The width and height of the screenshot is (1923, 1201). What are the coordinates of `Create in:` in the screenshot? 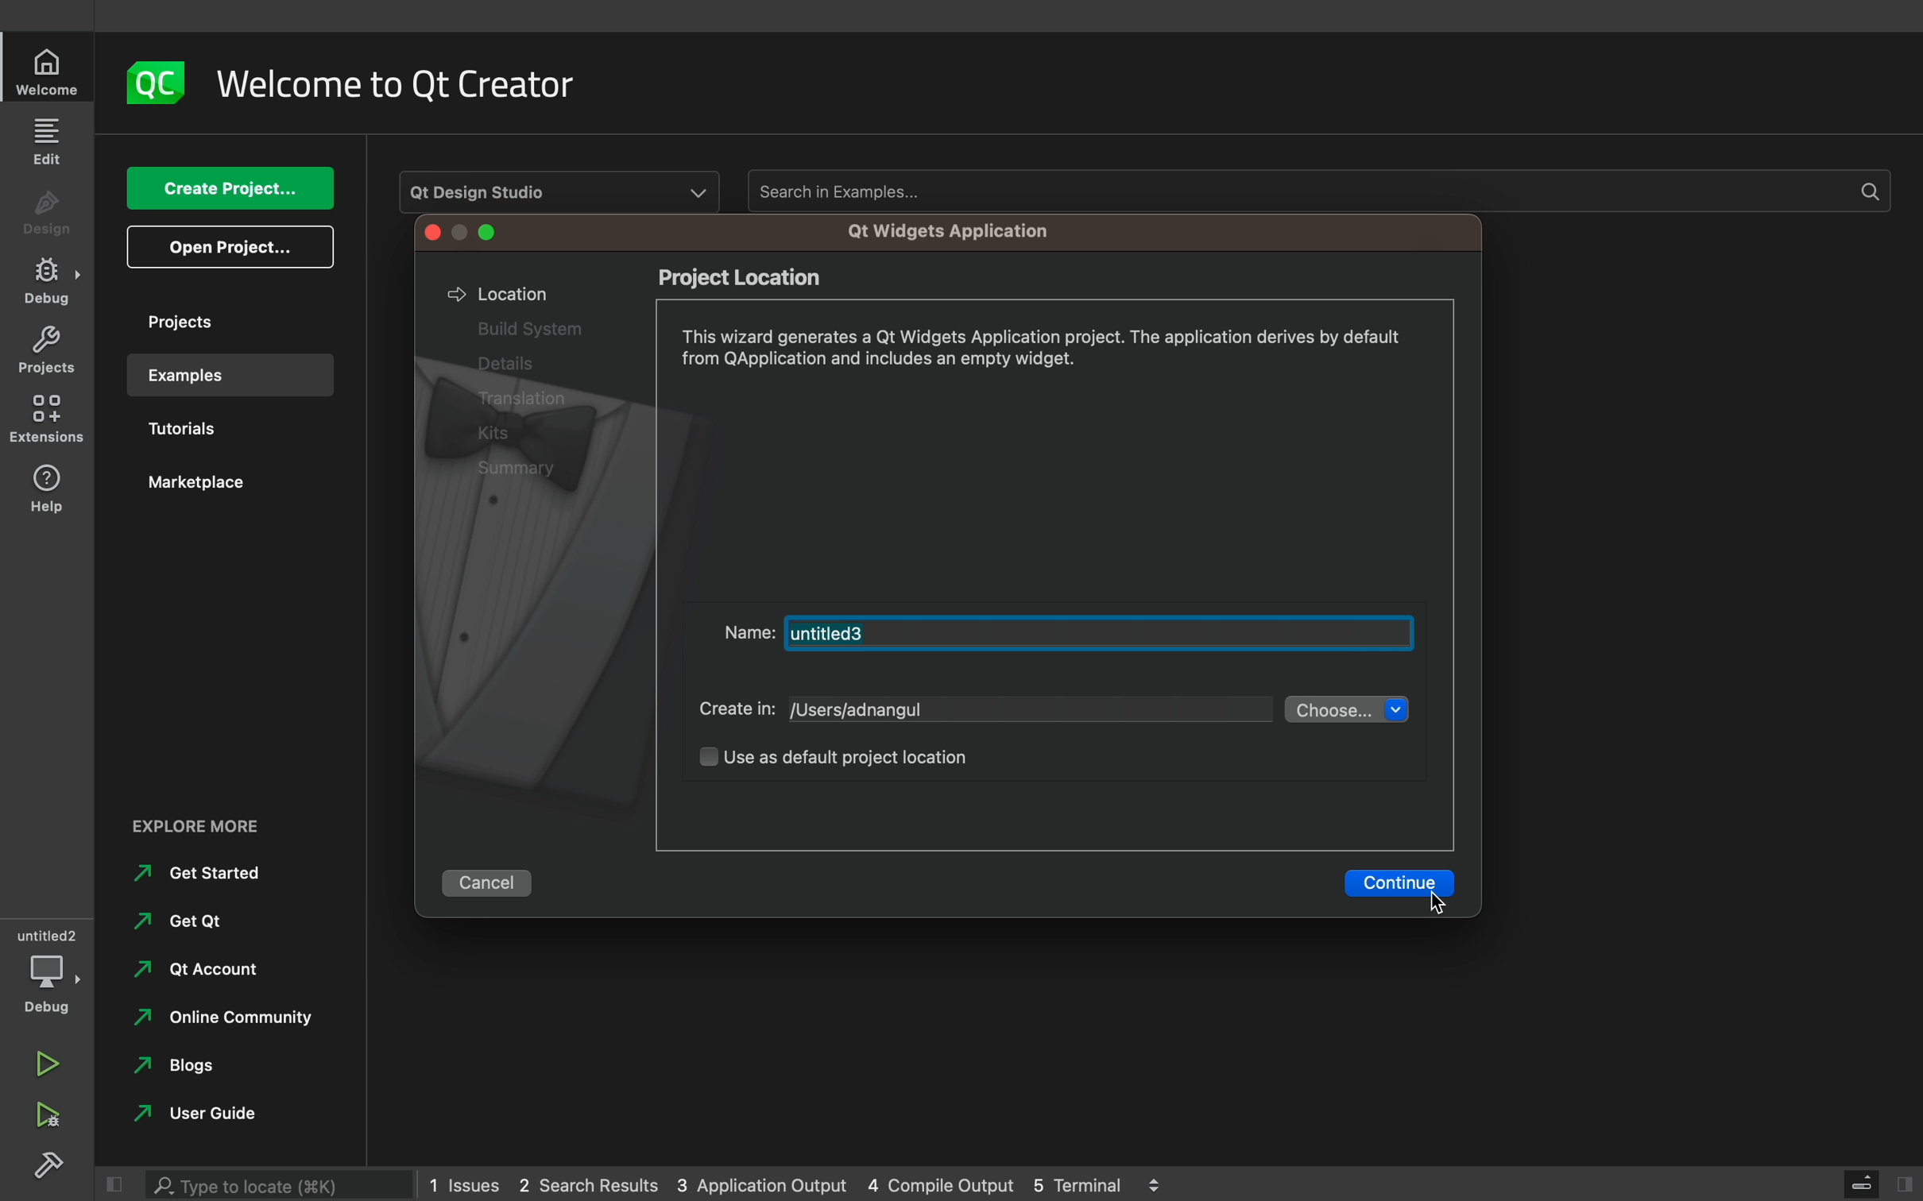 It's located at (730, 711).